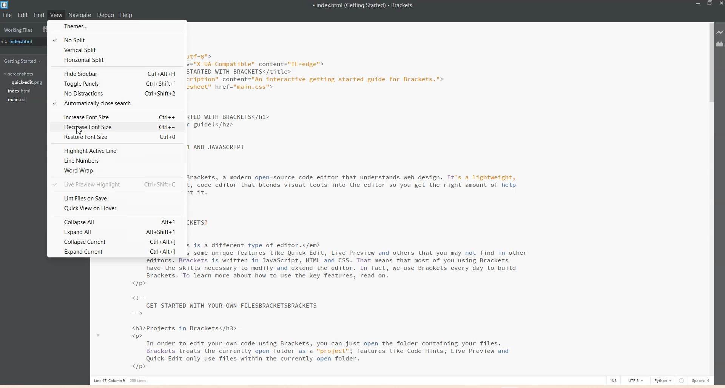 The width and height of the screenshot is (725, 388). Describe the element at coordinates (117, 60) in the screenshot. I see `Horizontal Split` at that location.